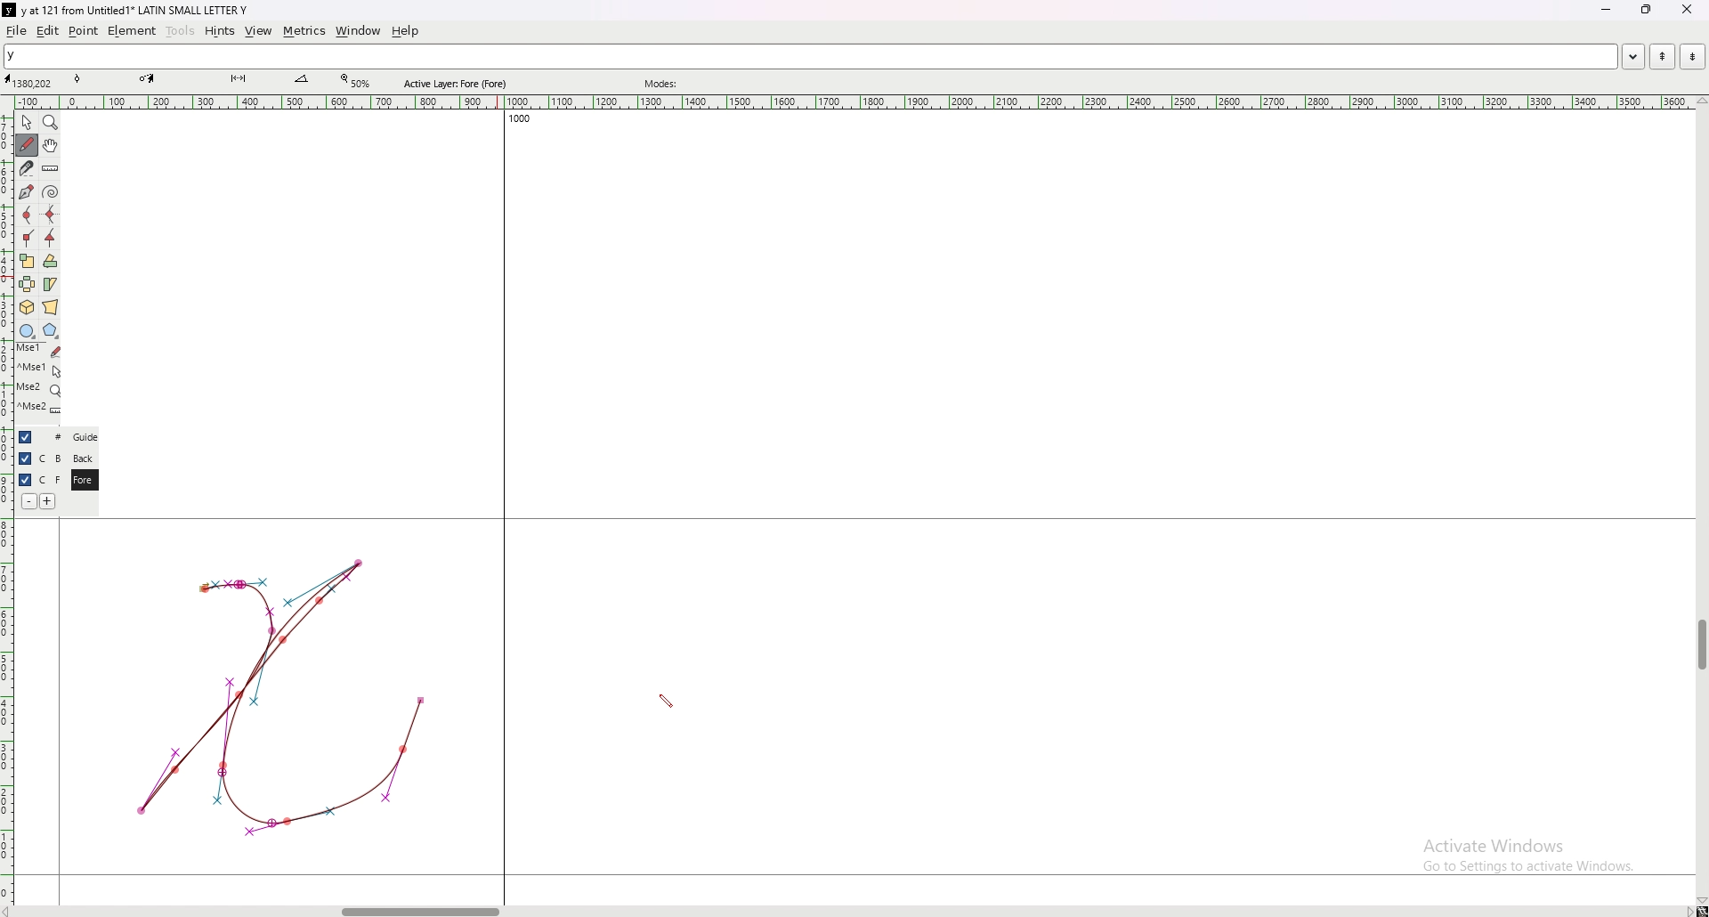 The width and height of the screenshot is (1709, 917). I want to click on open word list, so click(1632, 56).